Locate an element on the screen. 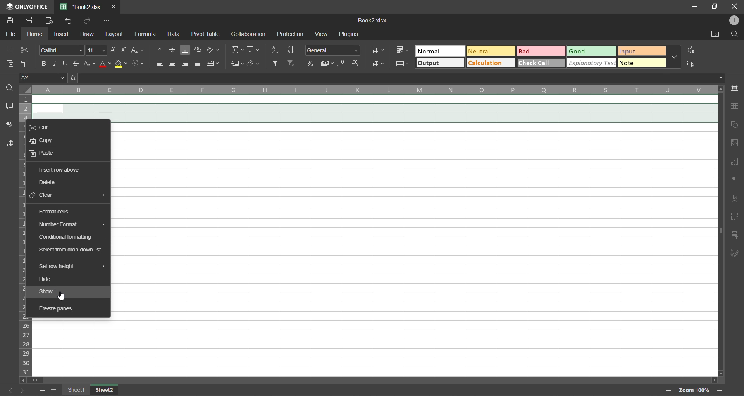 The height and width of the screenshot is (396, 744). neutral is located at coordinates (490, 52).